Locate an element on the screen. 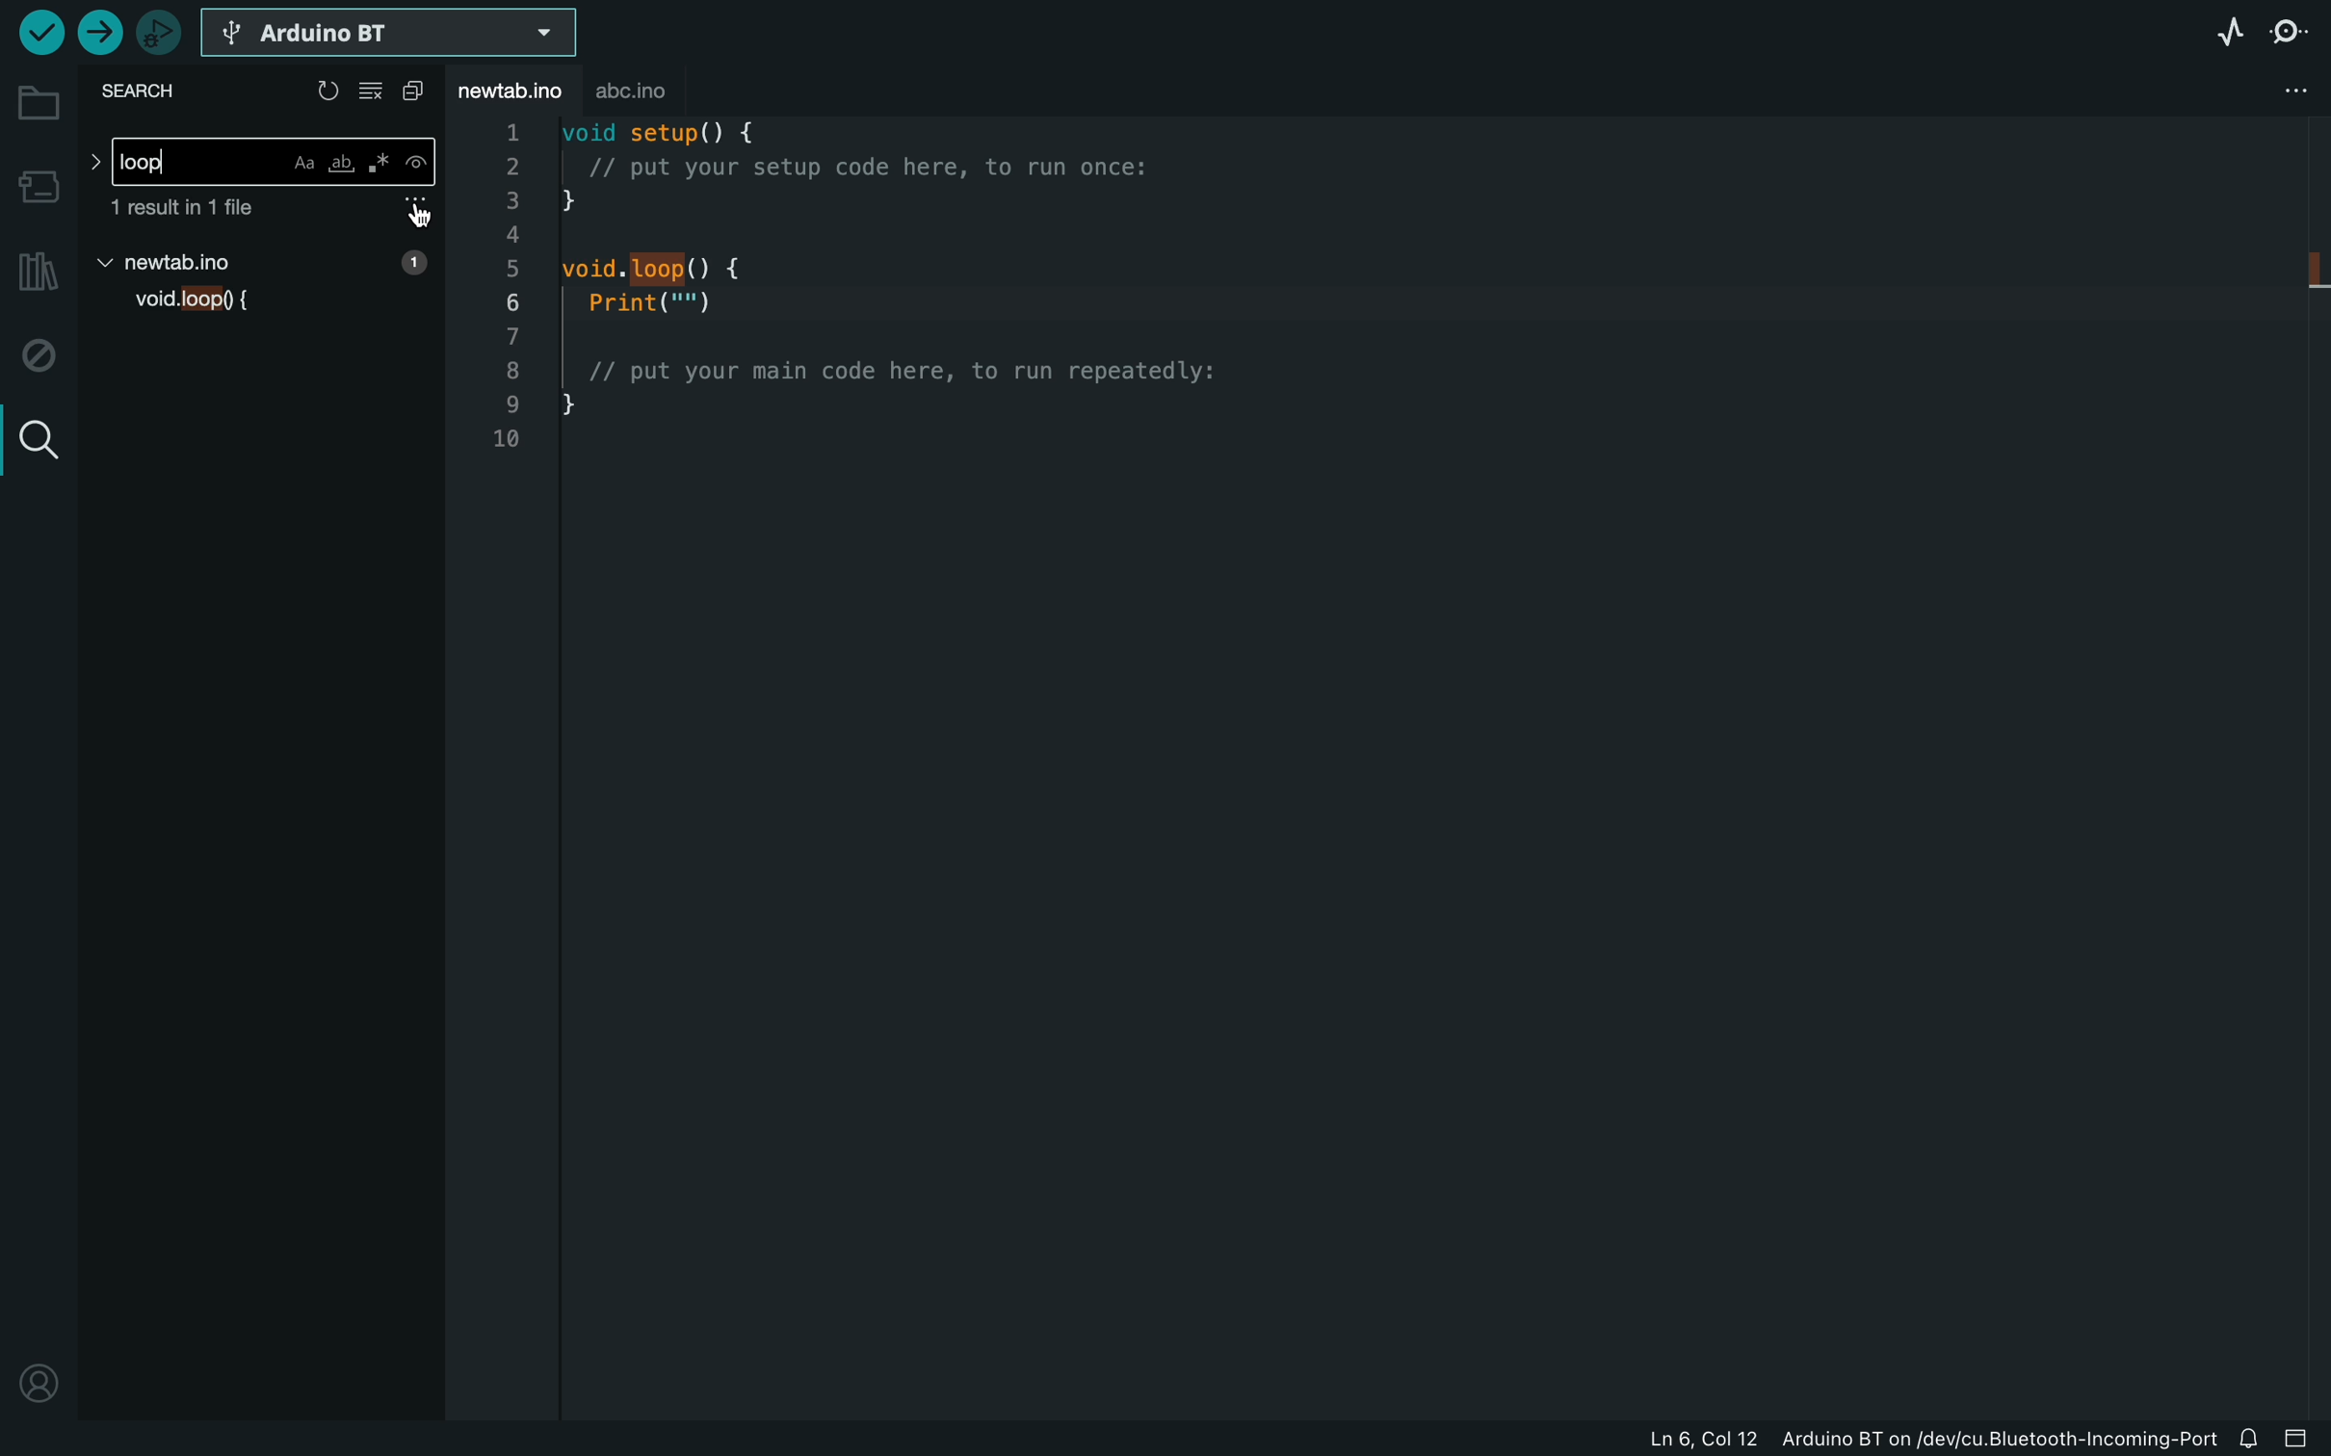  cursor is located at coordinates (423, 216).